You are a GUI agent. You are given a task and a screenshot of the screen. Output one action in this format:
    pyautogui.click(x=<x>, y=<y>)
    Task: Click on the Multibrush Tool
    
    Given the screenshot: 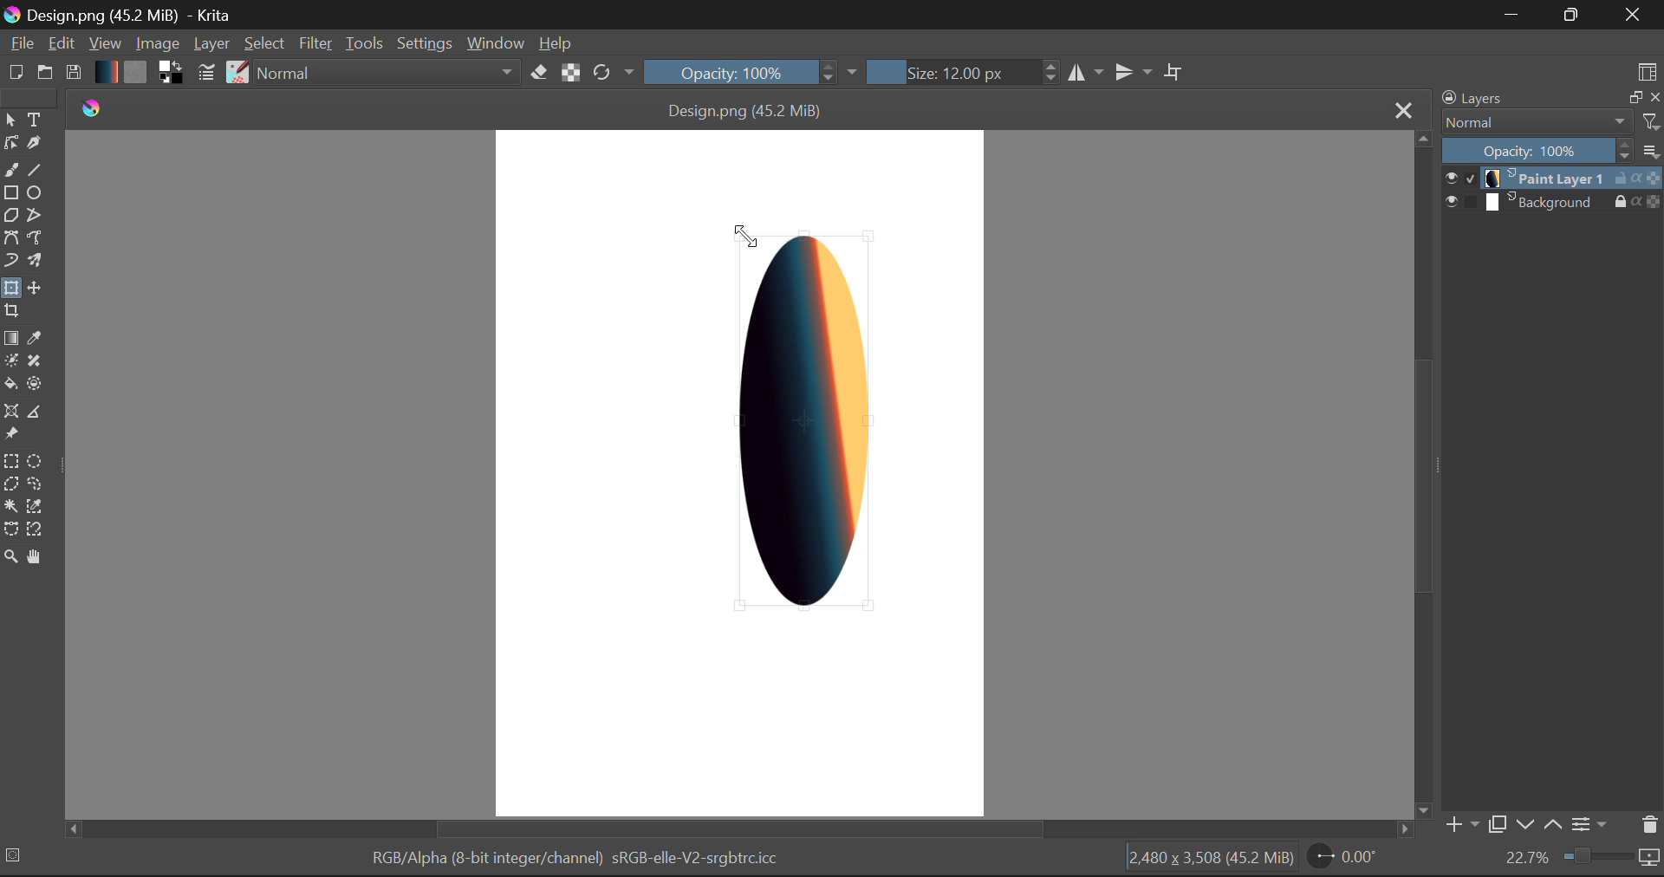 What is the action you would take?
    pyautogui.click(x=33, y=261)
    